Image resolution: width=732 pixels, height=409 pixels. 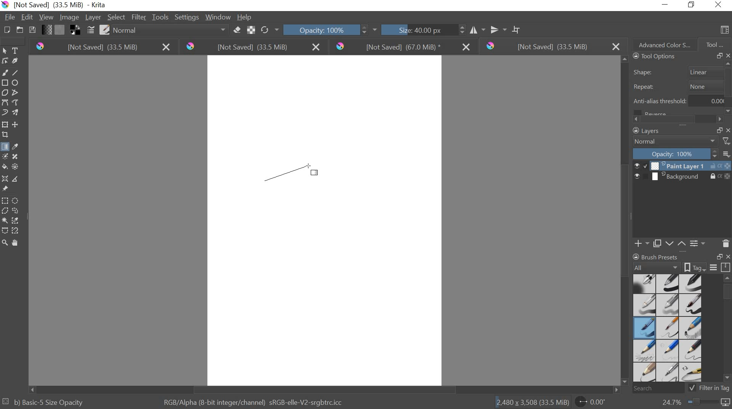 I want to click on EDIT, so click(x=29, y=17).